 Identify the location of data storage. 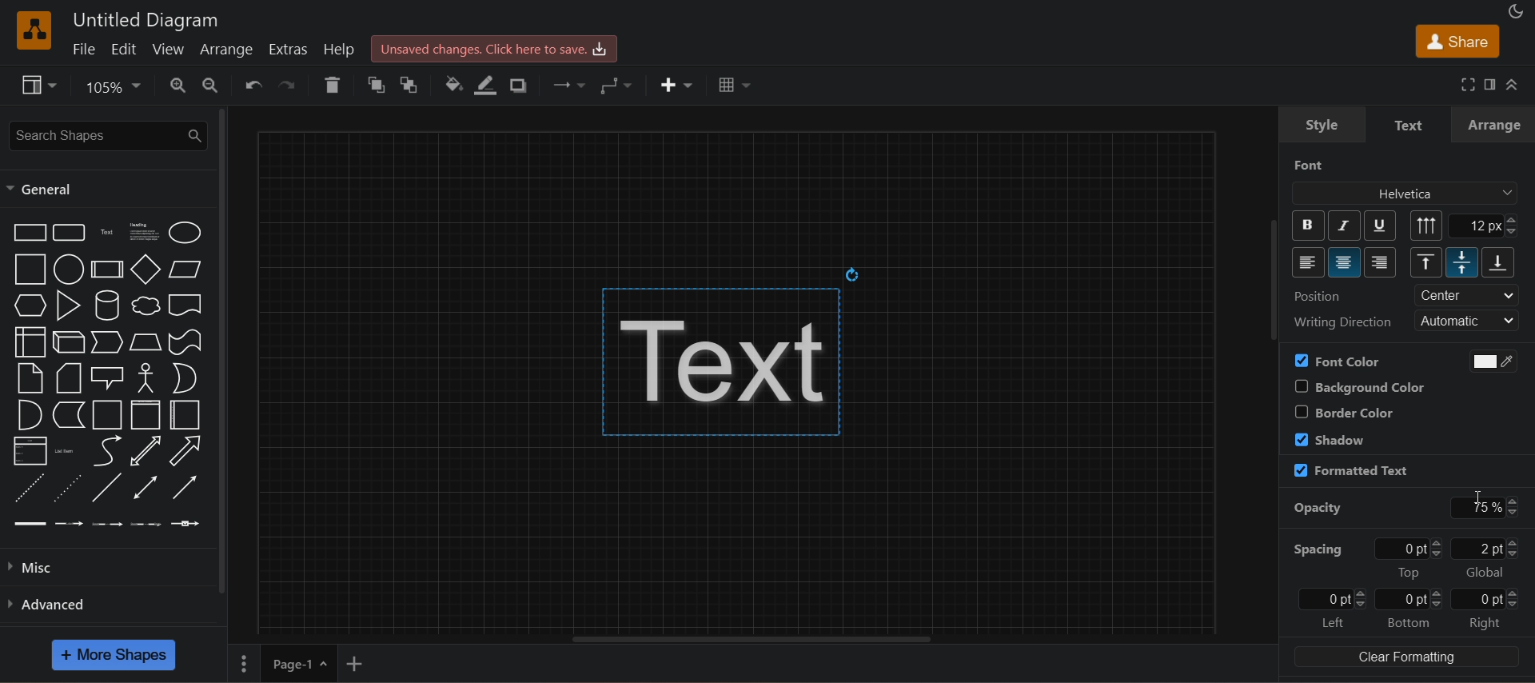
(70, 414).